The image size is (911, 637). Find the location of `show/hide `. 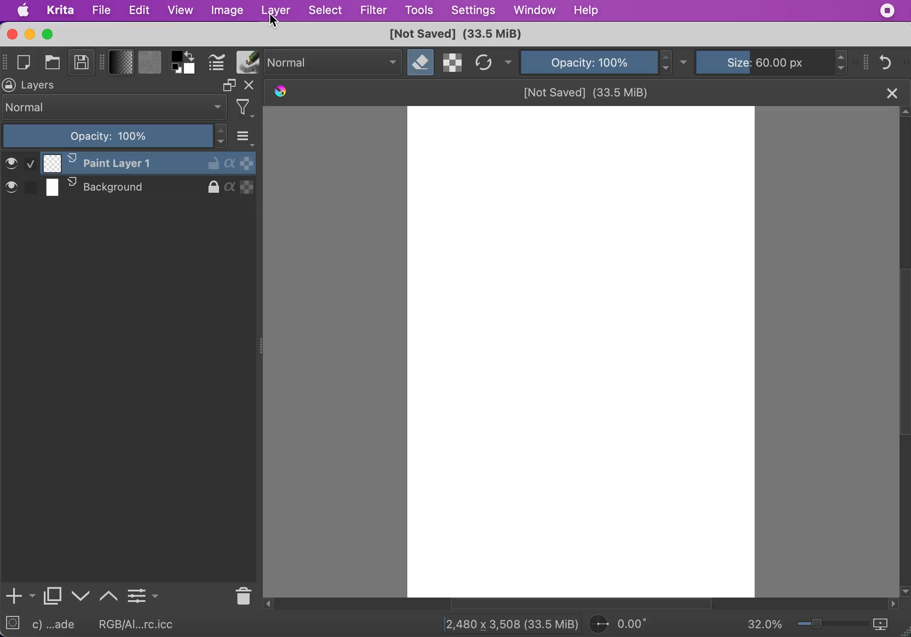

show/hide  is located at coordinates (6, 60).